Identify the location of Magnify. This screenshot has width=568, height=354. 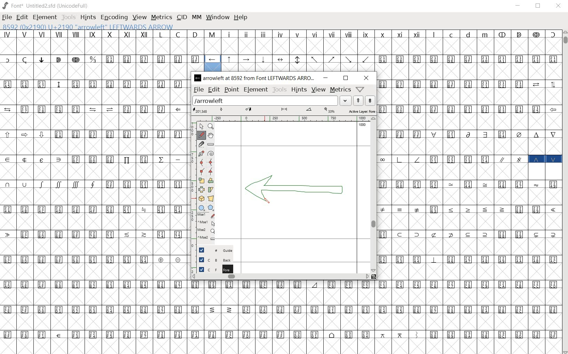
(211, 127).